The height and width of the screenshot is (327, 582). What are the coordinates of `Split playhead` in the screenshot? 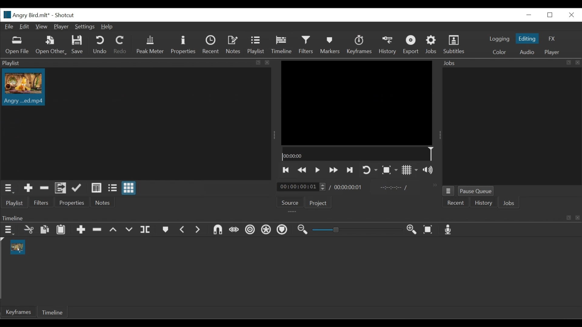 It's located at (146, 230).